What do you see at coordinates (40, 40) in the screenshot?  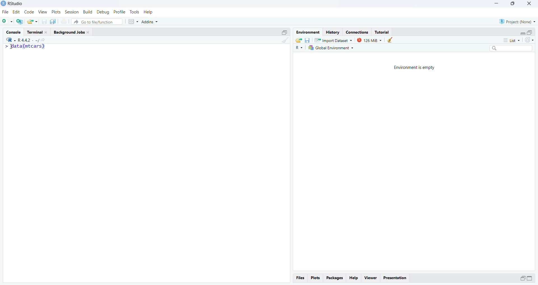 I see `view current directory` at bounding box center [40, 40].